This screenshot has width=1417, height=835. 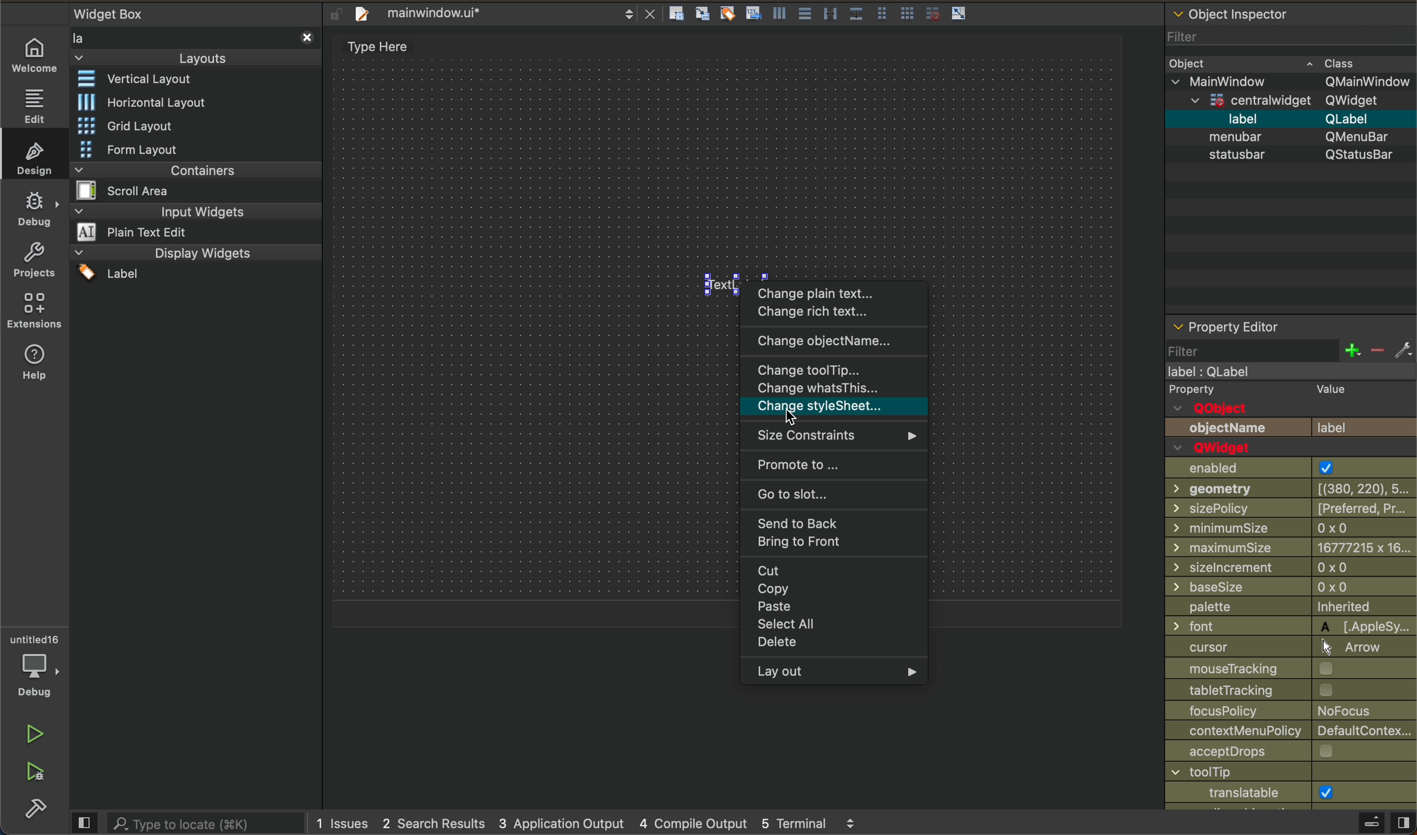 What do you see at coordinates (842, 389) in the screenshot?
I see `` at bounding box center [842, 389].